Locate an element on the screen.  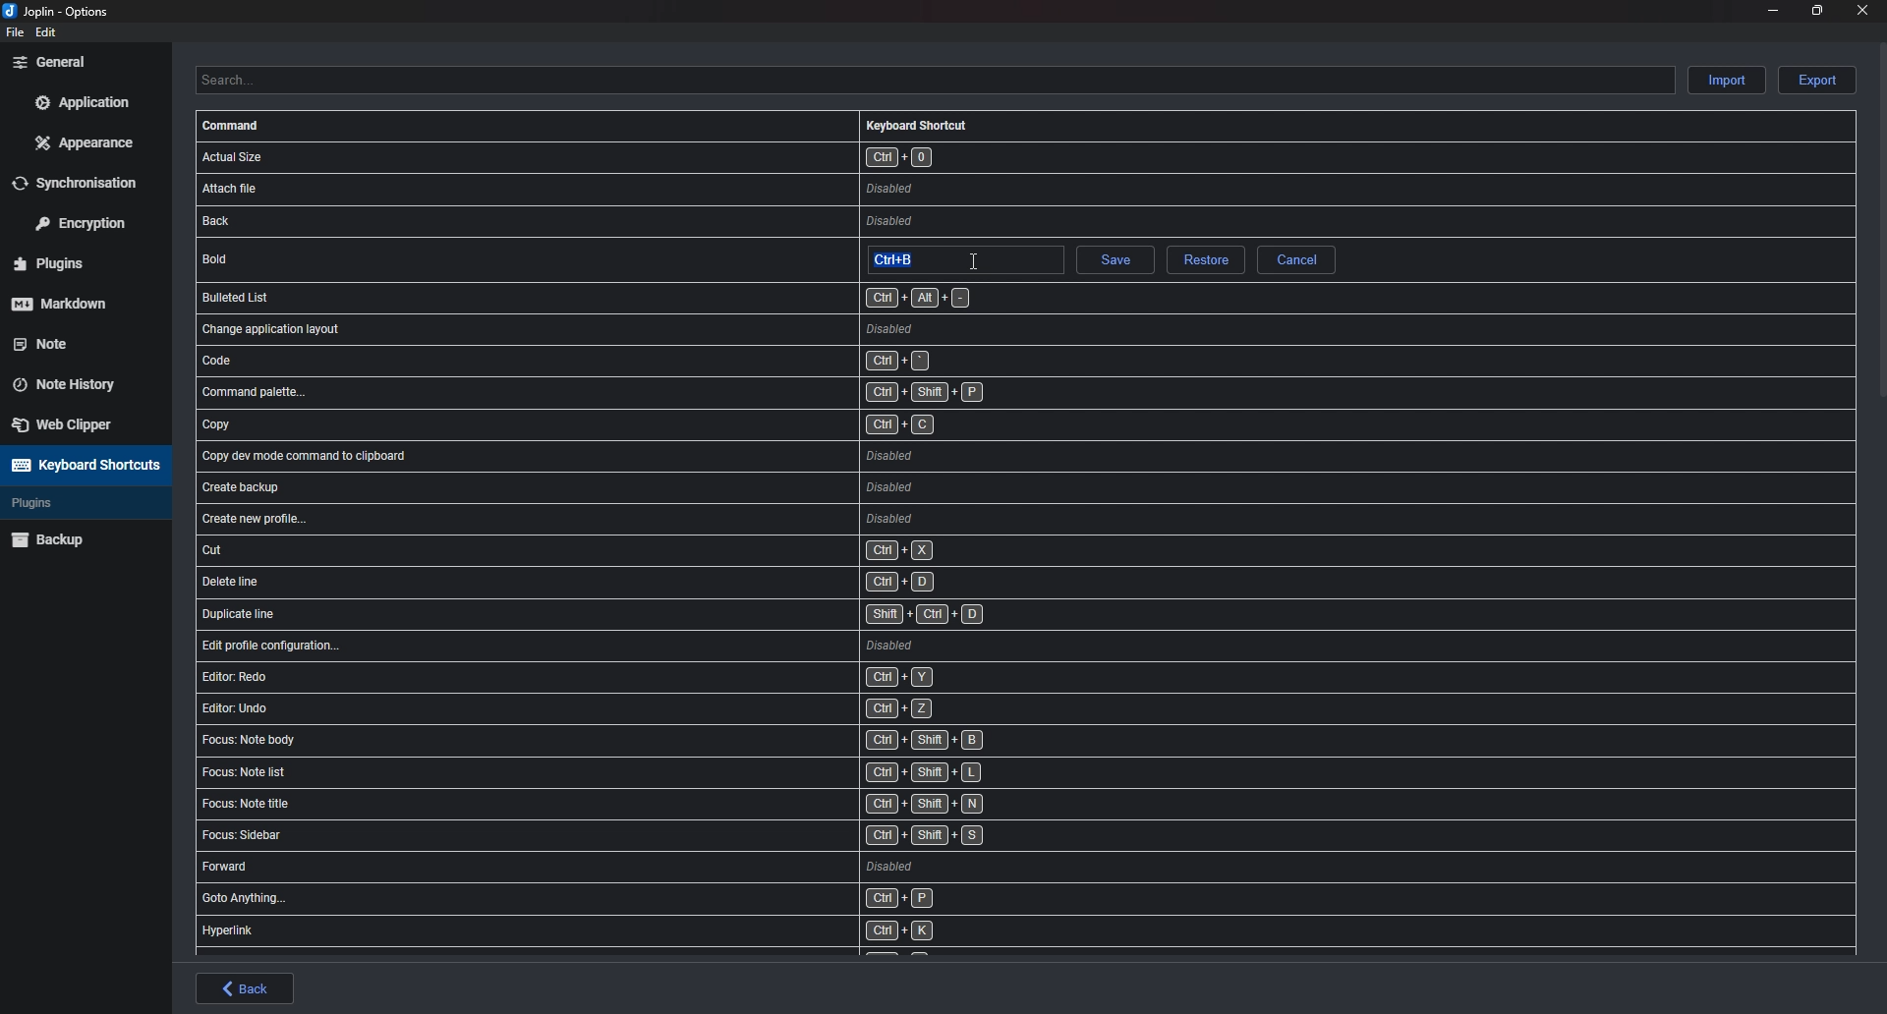
shortcut is located at coordinates (640, 836).